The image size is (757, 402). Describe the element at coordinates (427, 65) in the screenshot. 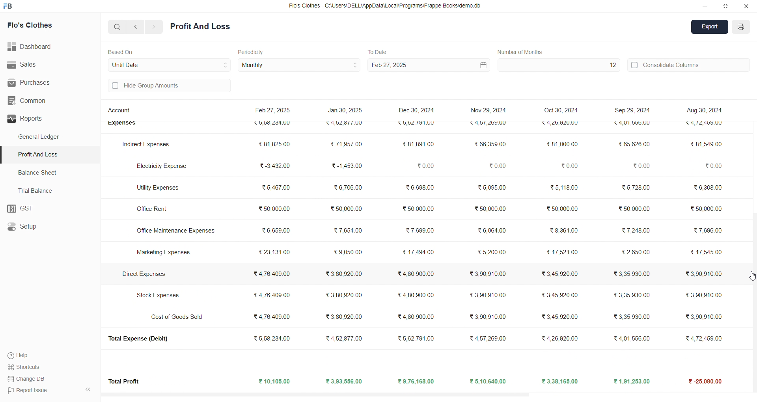

I see `Feb 27, 2025` at that location.